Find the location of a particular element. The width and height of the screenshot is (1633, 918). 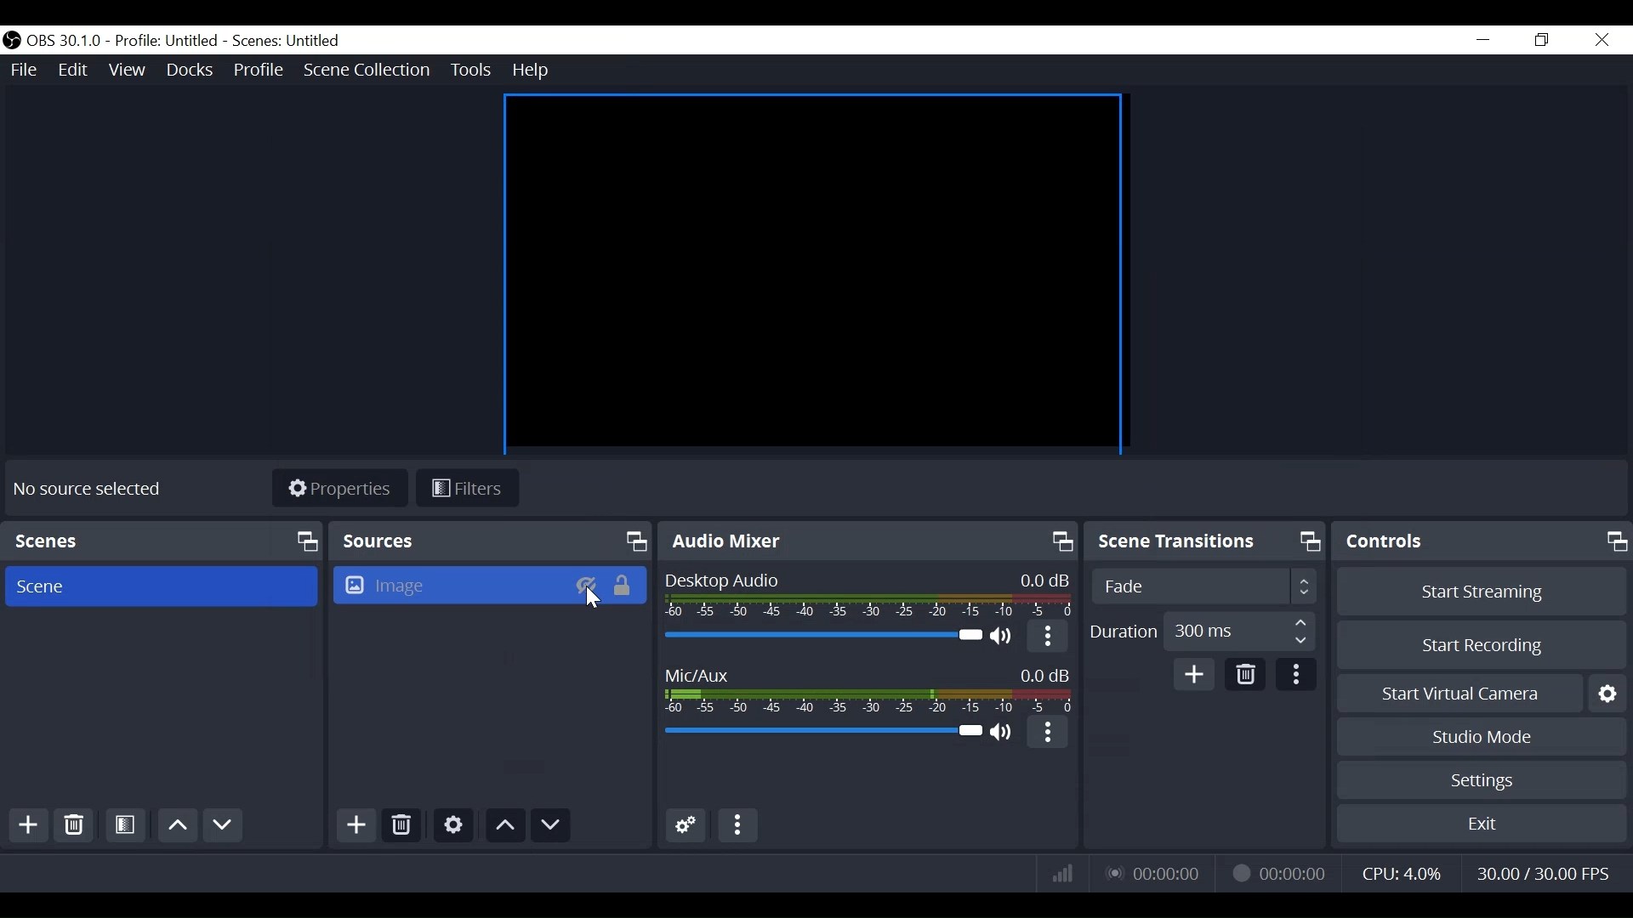

Scene Transitions is located at coordinates (1203, 586).